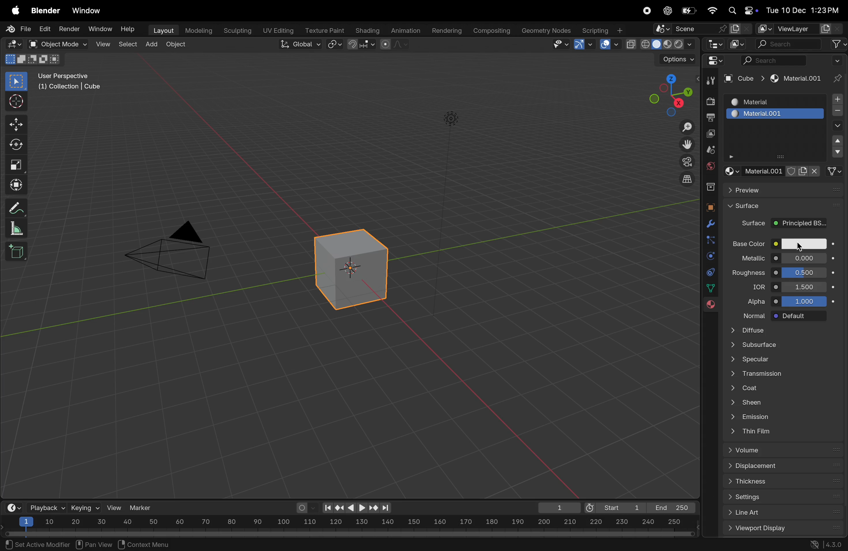 Image resolution: width=848 pixels, height=551 pixels. I want to click on scene, so click(703, 29).